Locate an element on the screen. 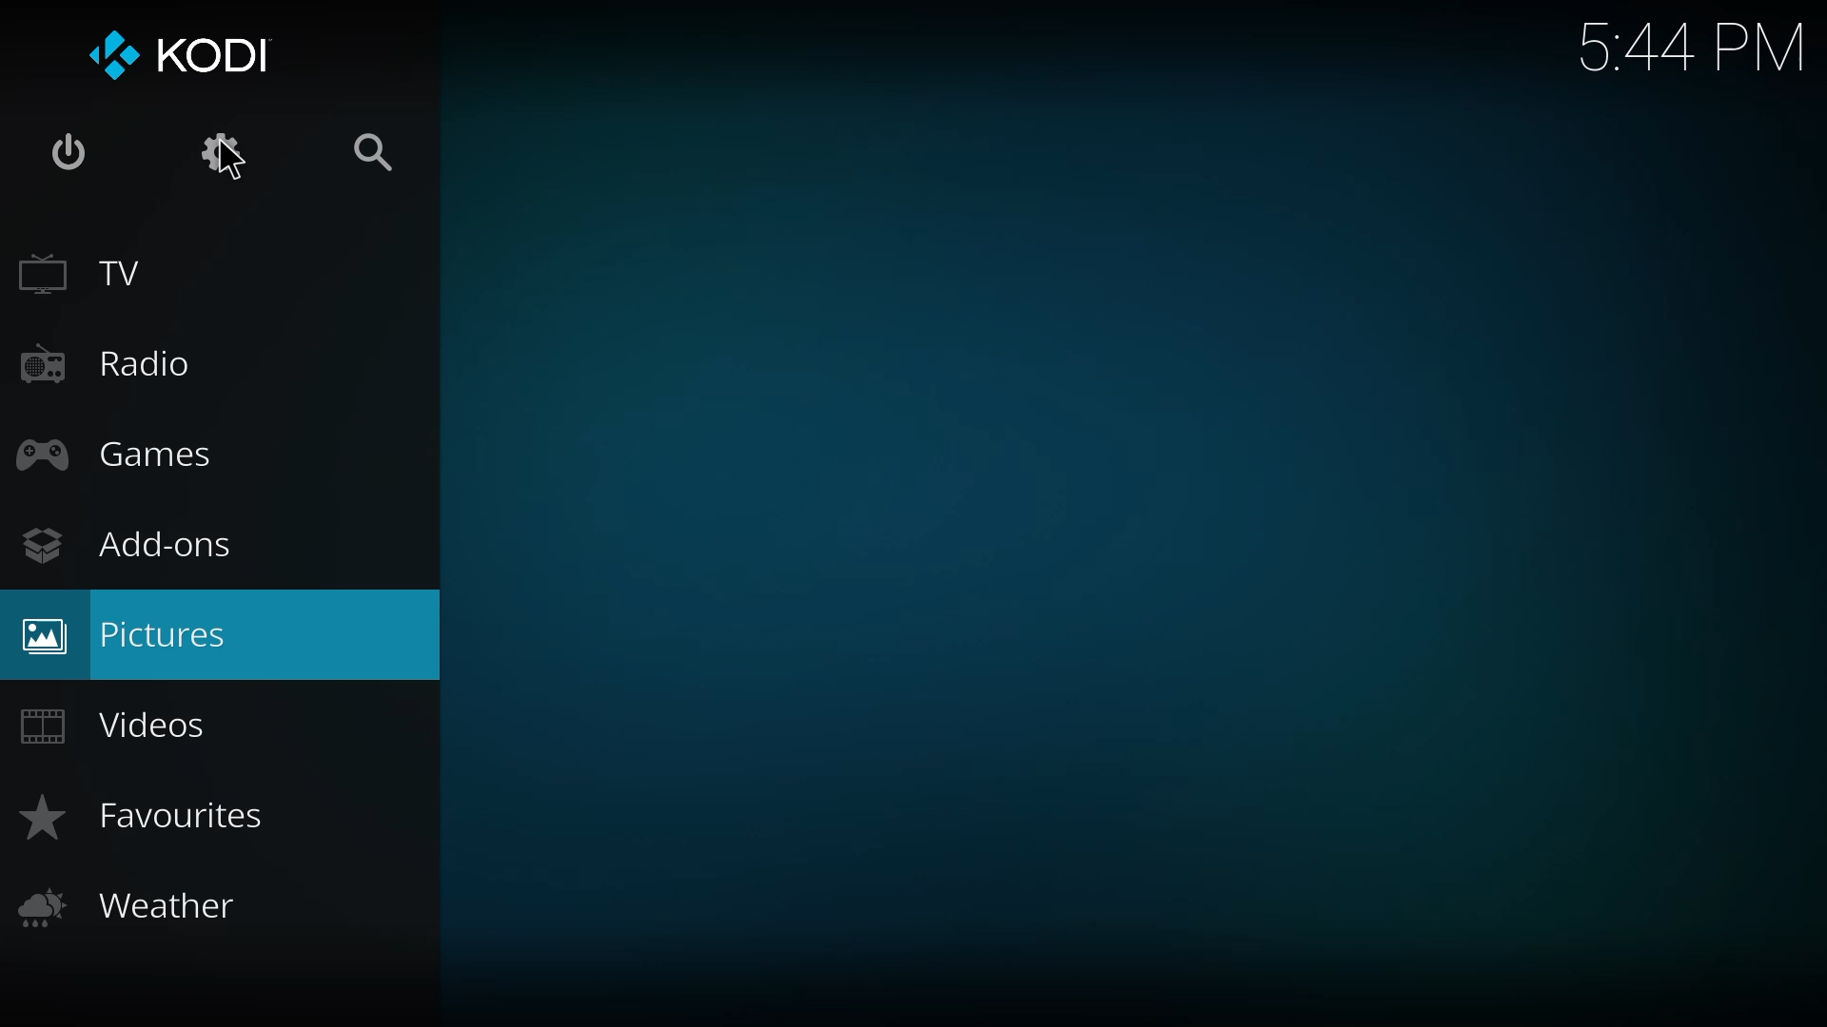  add-ons is located at coordinates (137, 547).